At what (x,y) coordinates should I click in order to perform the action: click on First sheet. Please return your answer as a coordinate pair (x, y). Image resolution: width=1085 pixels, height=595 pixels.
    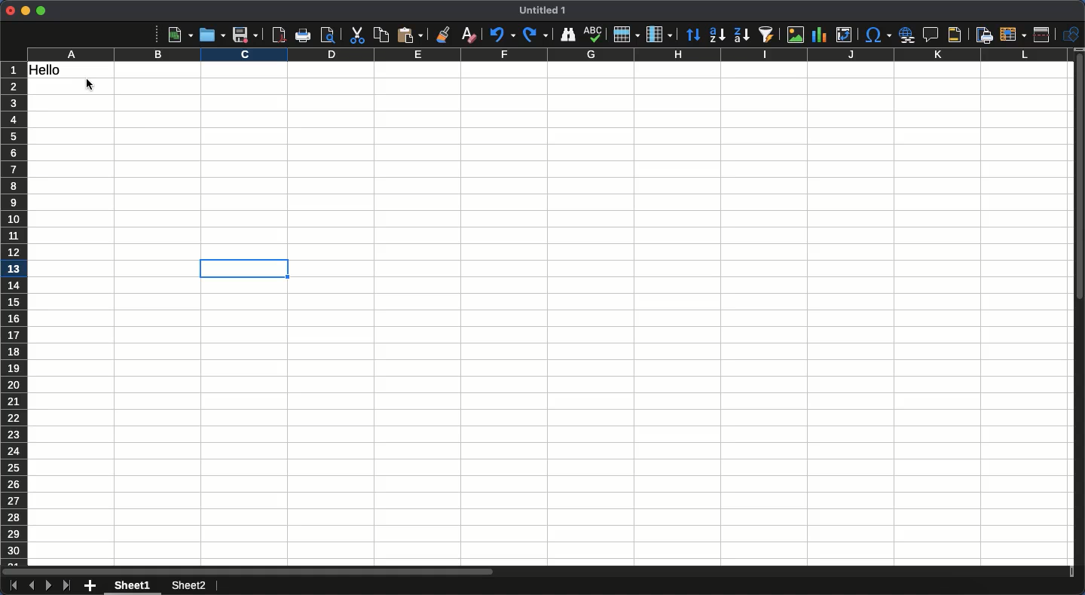
    Looking at the image, I should click on (12, 586).